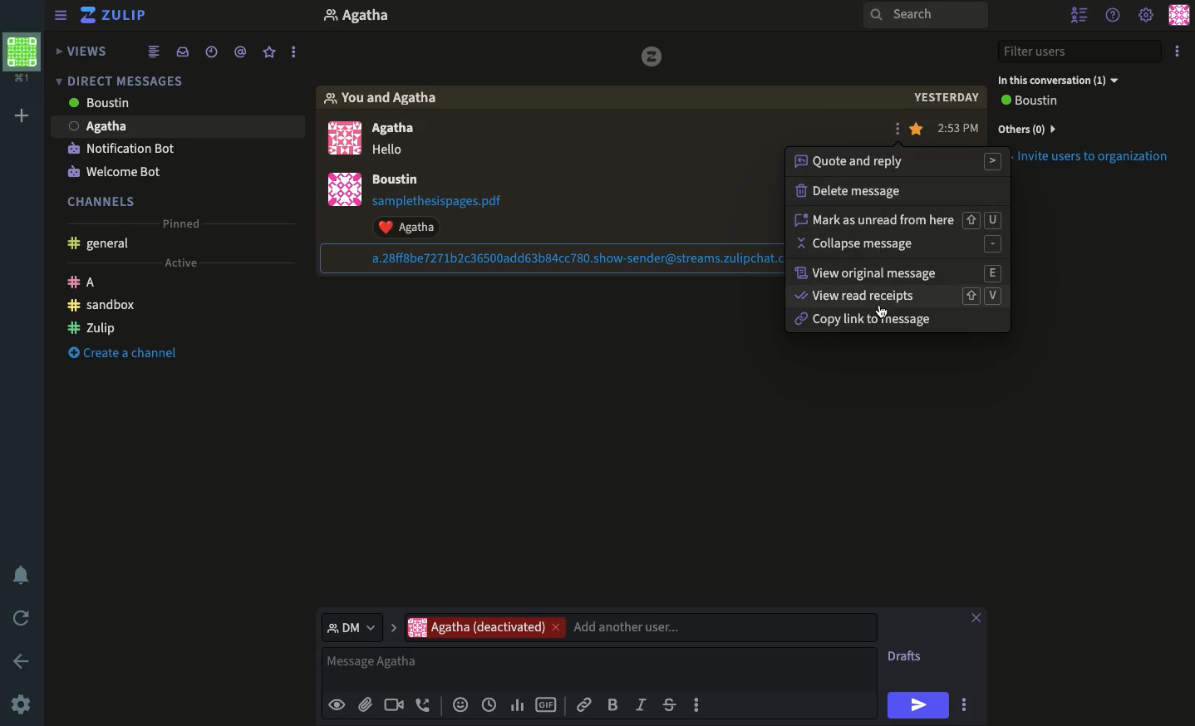  What do you see at coordinates (121, 150) in the screenshot?
I see `Notification bot` at bounding box center [121, 150].